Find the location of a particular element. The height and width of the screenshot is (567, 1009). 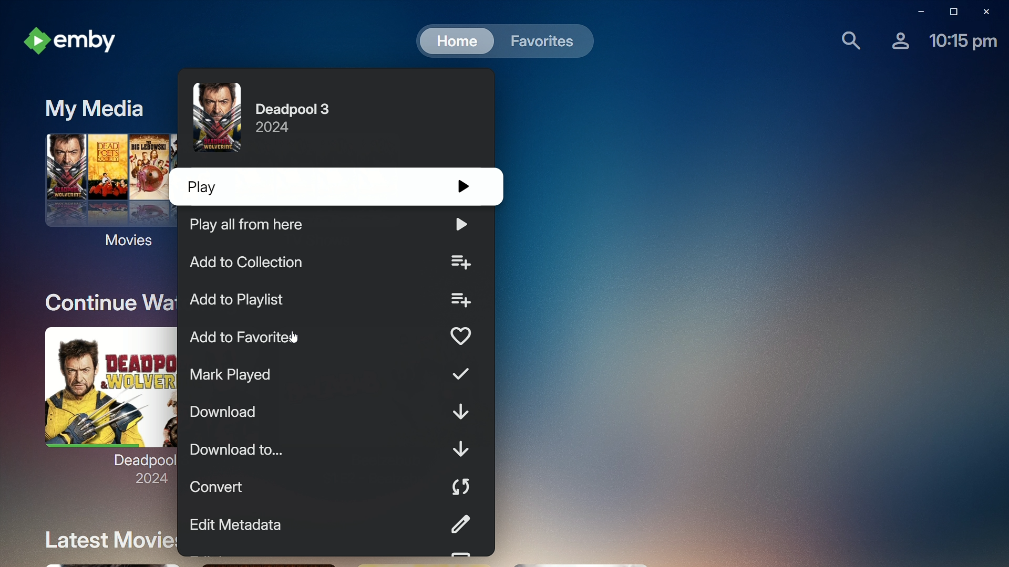

Mark Played is located at coordinates (335, 377).